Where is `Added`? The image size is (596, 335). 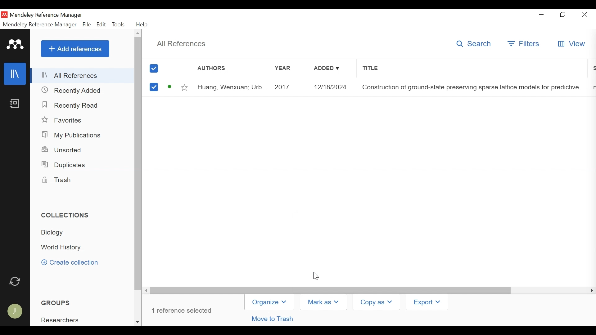
Added is located at coordinates (333, 69).